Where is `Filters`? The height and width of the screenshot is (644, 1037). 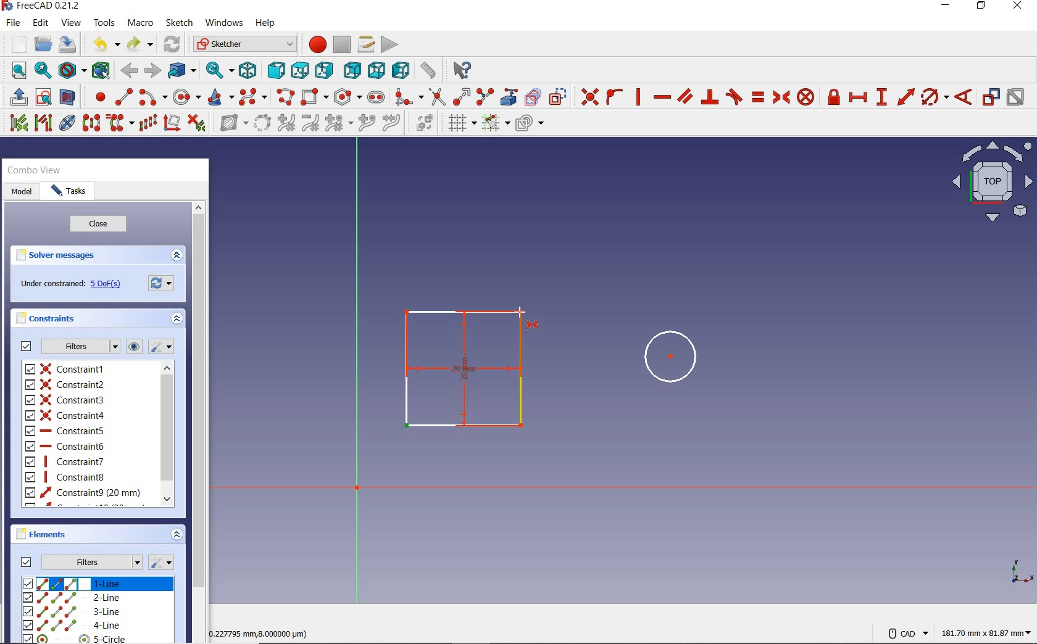
Filters is located at coordinates (94, 560).